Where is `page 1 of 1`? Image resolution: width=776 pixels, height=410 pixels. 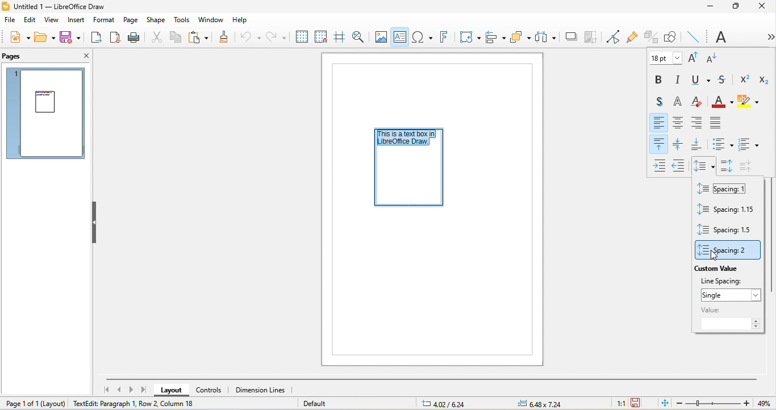 page 1 of 1 is located at coordinates (34, 404).